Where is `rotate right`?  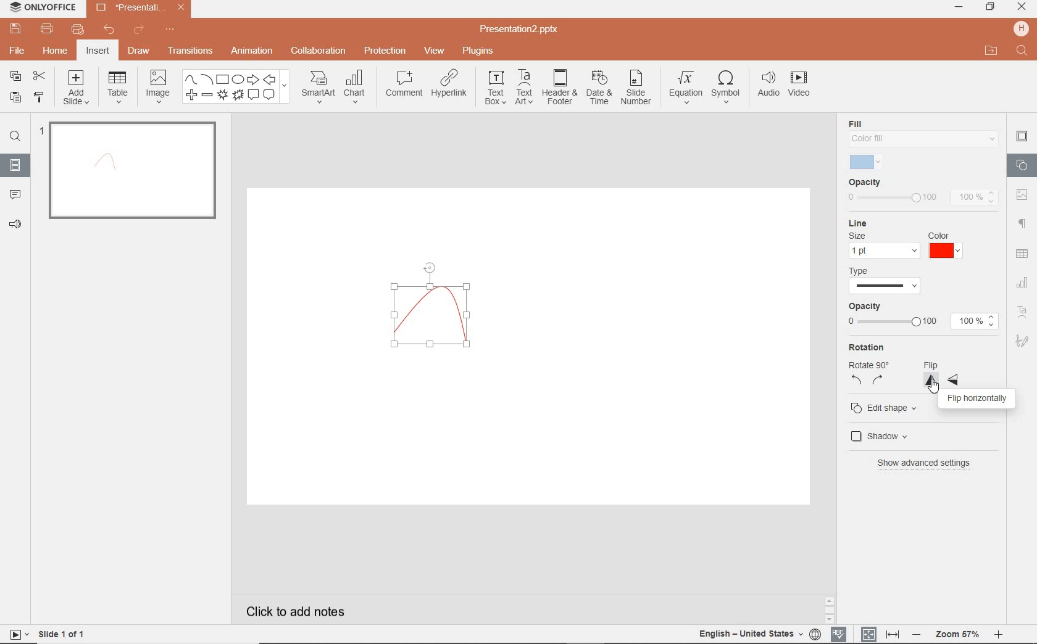 rotate right is located at coordinates (878, 379).